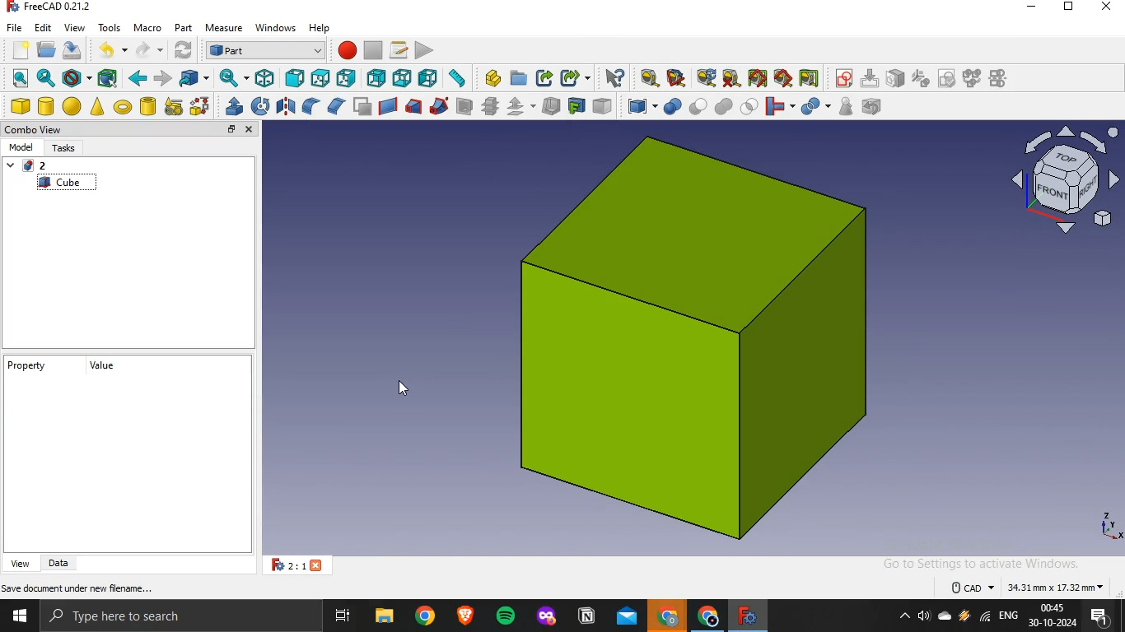  What do you see at coordinates (777, 105) in the screenshot?
I see `join objects` at bounding box center [777, 105].